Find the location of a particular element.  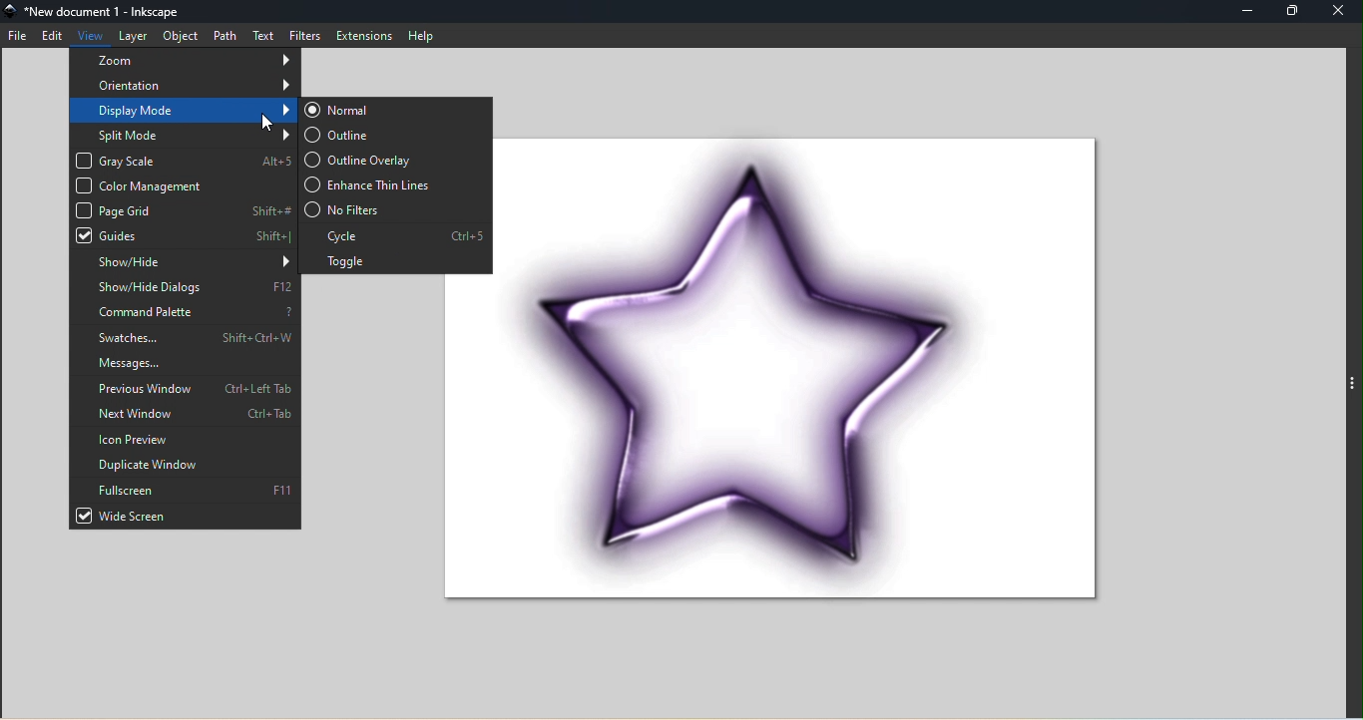

Page grid is located at coordinates (183, 209).